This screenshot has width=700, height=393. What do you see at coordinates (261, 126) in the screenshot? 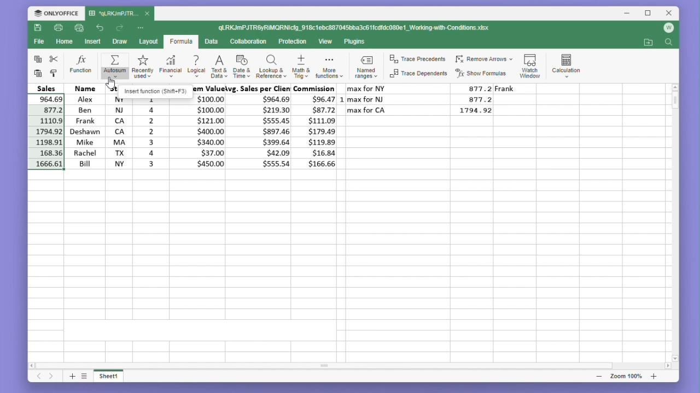
I see `avg. sales per client` at bounding box center [261, 126].